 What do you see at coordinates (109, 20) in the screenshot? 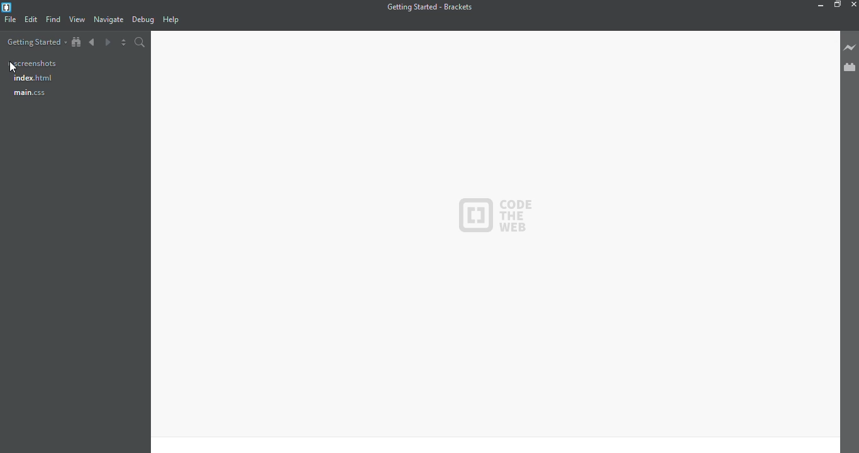
I see `navigate` at bounding box center [109, 20].